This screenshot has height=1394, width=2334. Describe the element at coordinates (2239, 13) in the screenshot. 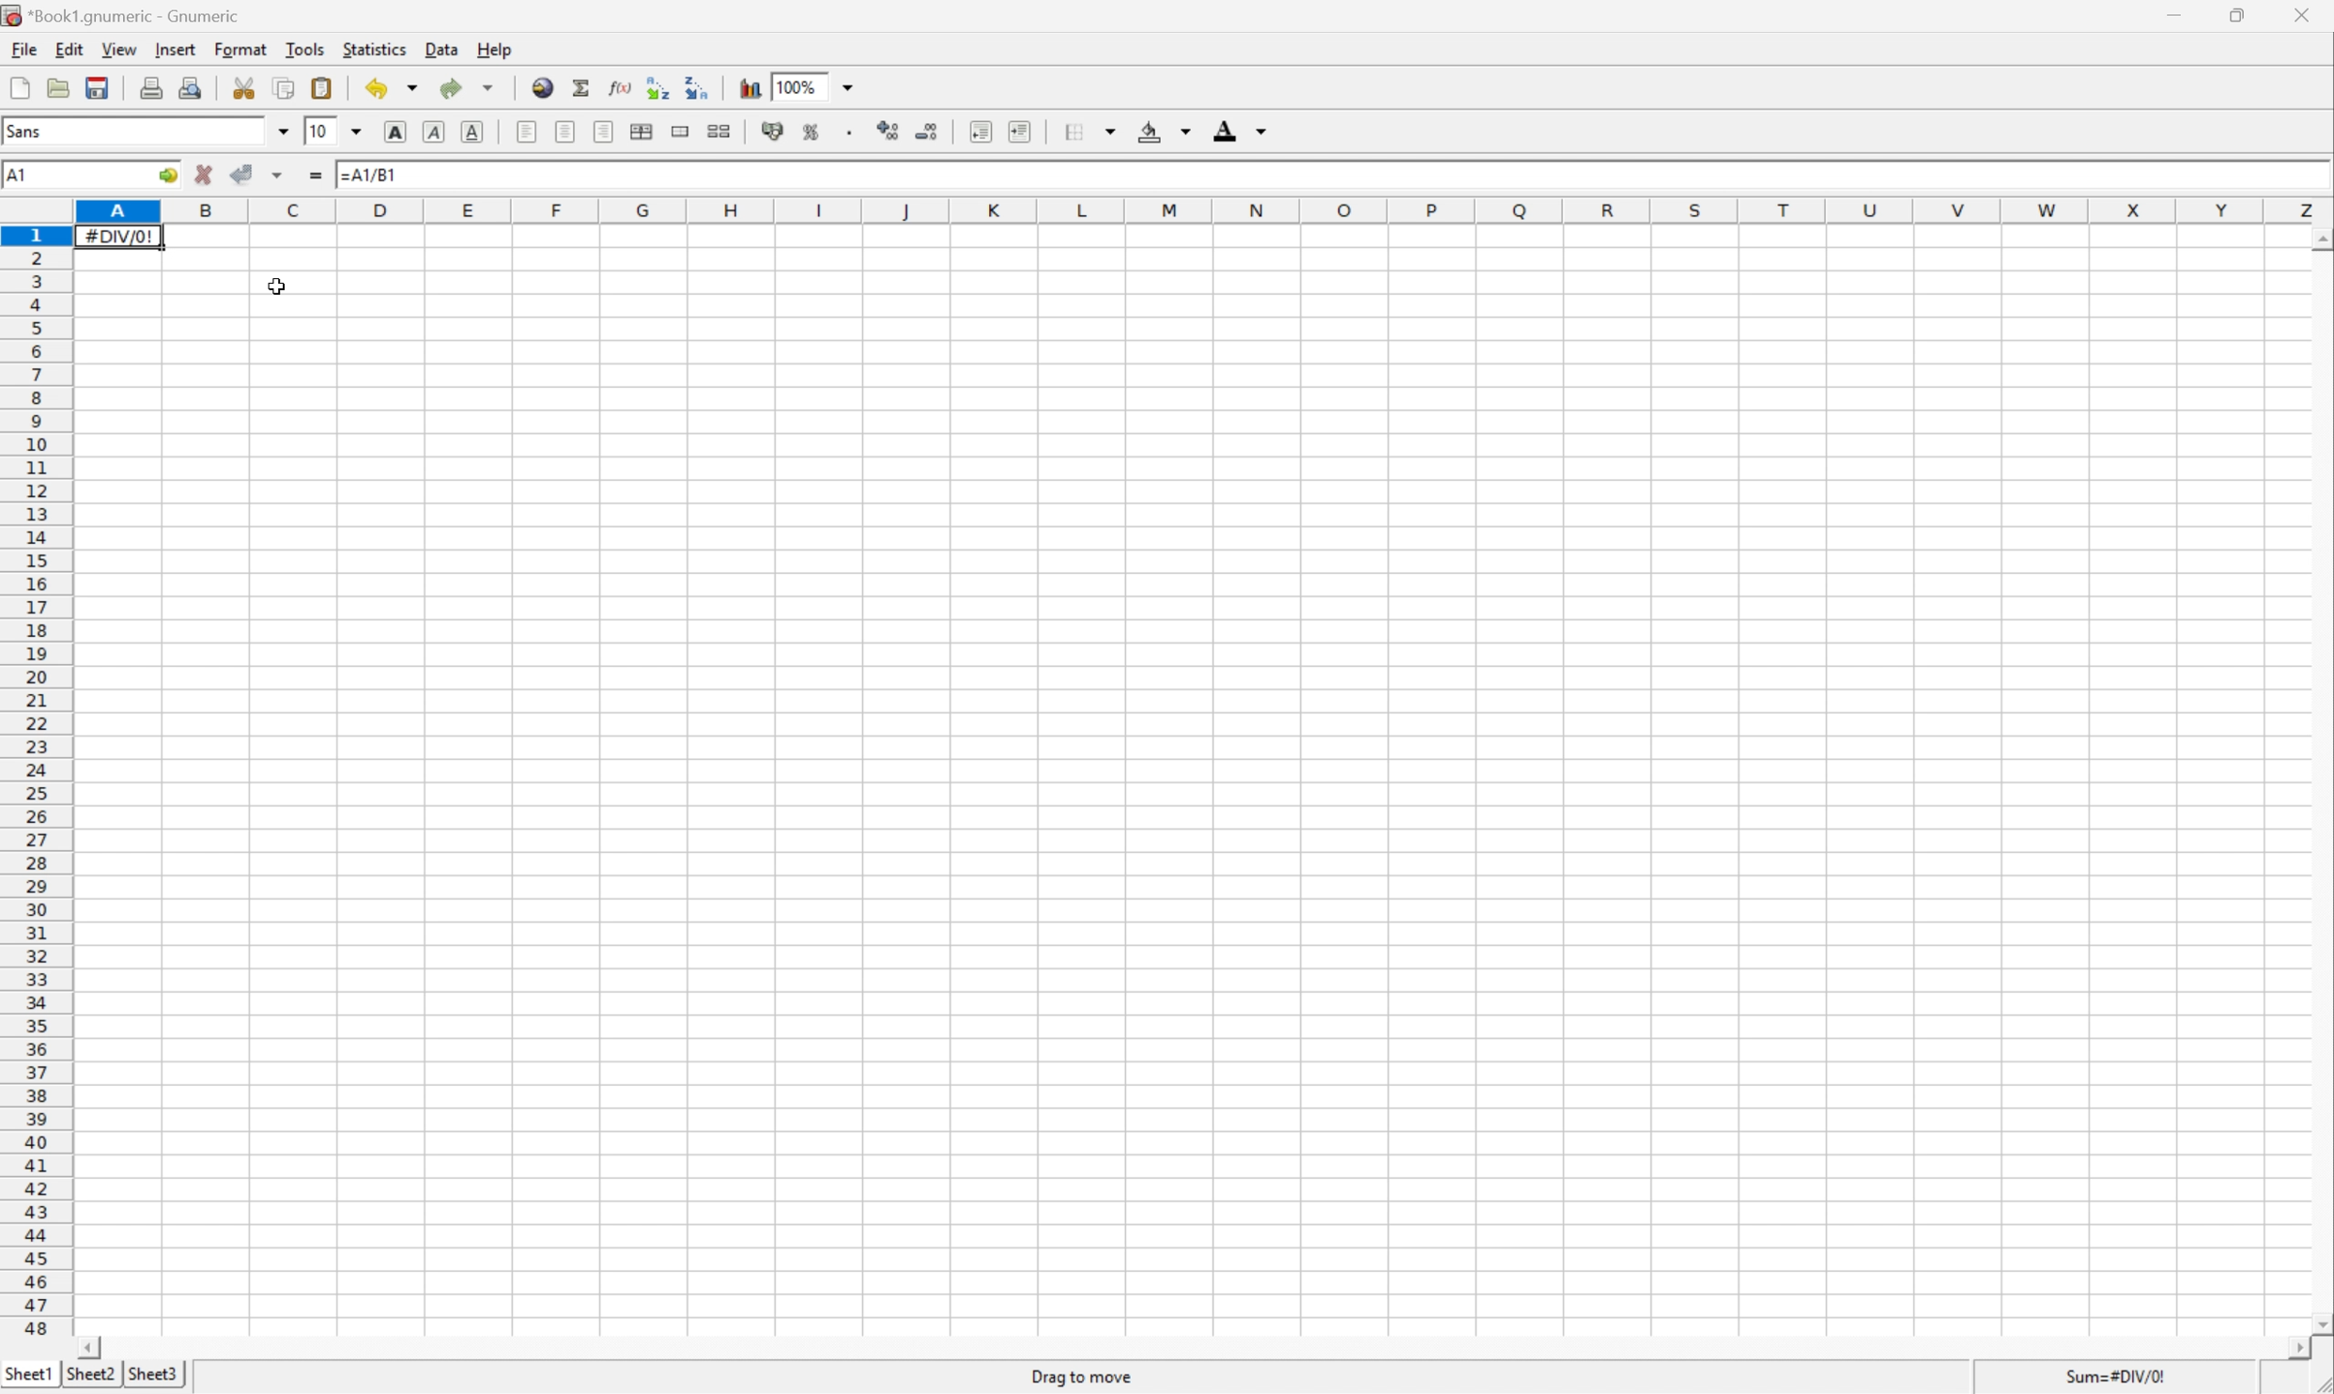

I see `Restore down` at that location.